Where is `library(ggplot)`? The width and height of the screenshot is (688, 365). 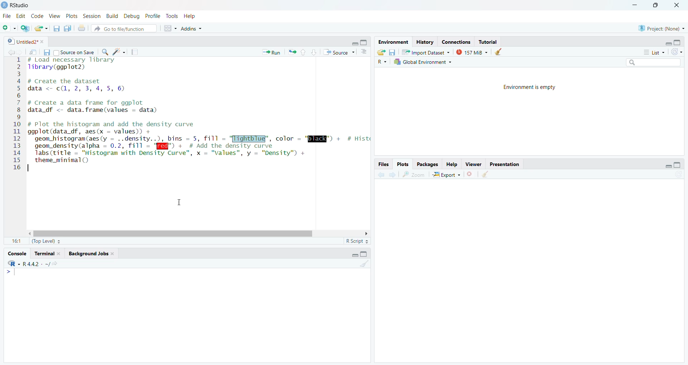 library(ggplot) is located at coordinates (57, 67).